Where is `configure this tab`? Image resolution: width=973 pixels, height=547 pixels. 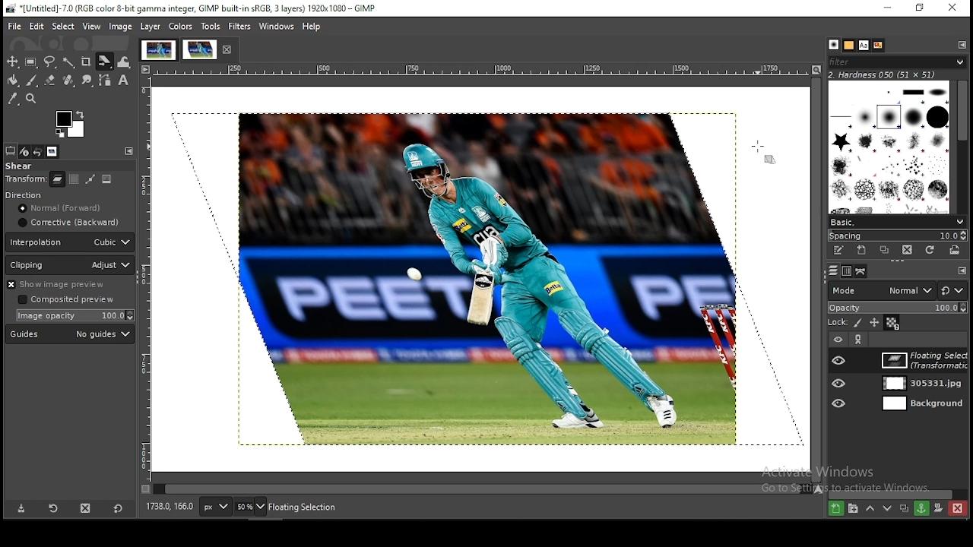 configure this tab is located at coordinates (128, 151).